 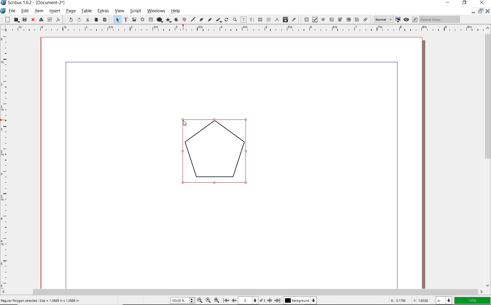 I want to click on Regular Polygon selected : Size = 1.3889 in x 1.3889 in, so click(x=41, y=300).